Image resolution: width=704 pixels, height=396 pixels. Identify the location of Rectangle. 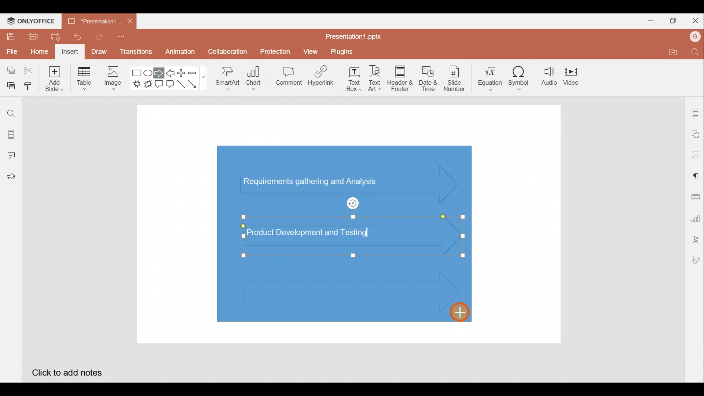
(137, 73).